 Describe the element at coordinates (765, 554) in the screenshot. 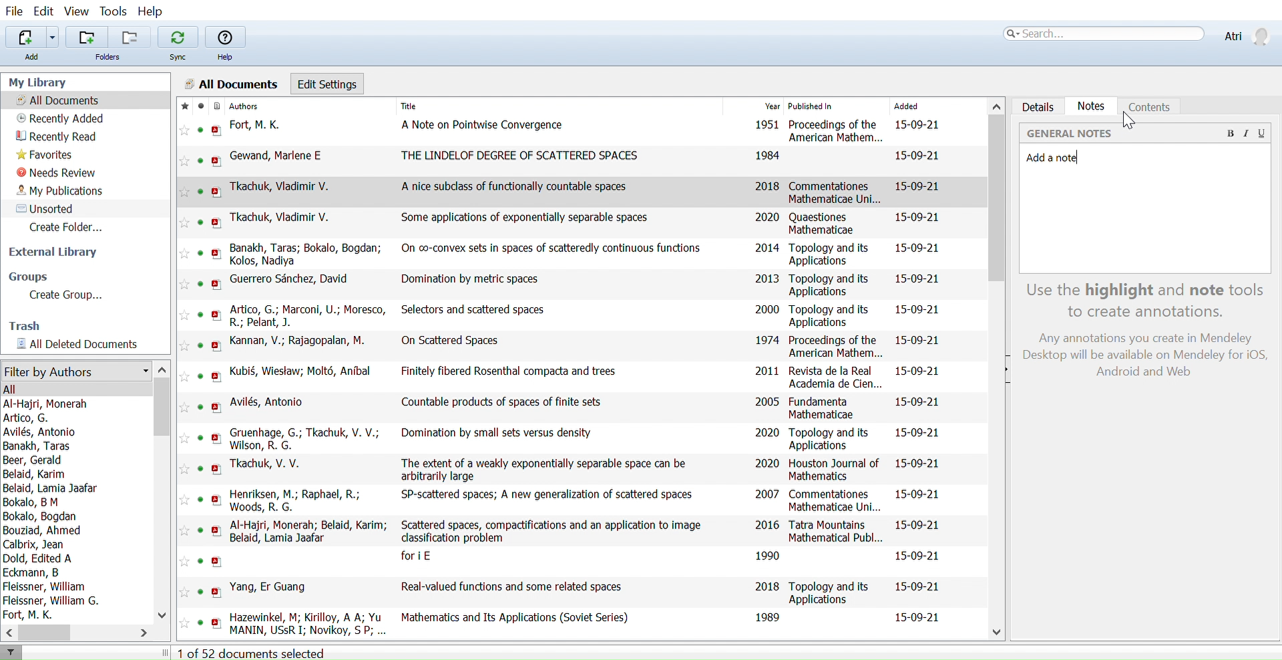

I see `1990` at that location.